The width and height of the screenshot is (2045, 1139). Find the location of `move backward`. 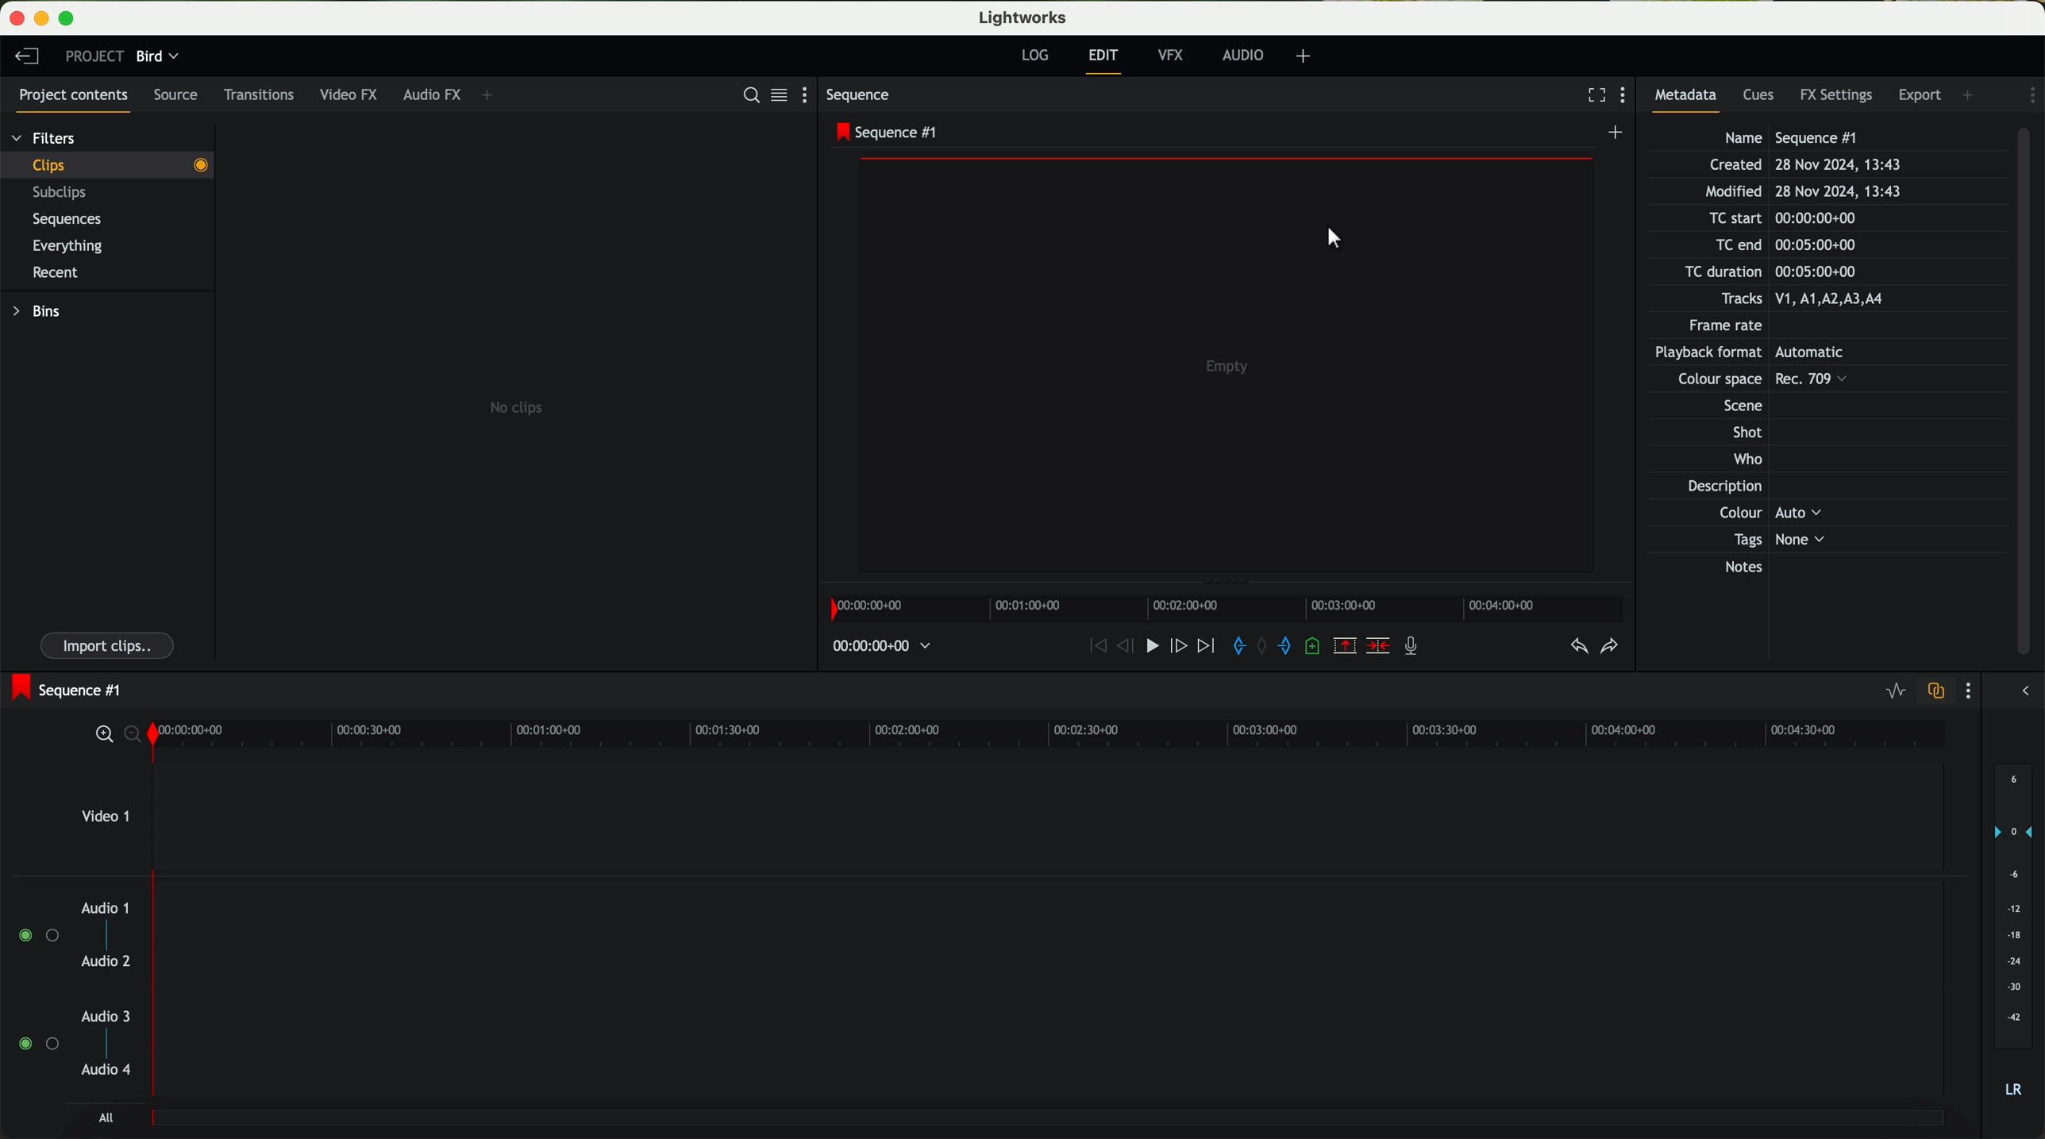

move backward is located at coordinates (1091, 648).